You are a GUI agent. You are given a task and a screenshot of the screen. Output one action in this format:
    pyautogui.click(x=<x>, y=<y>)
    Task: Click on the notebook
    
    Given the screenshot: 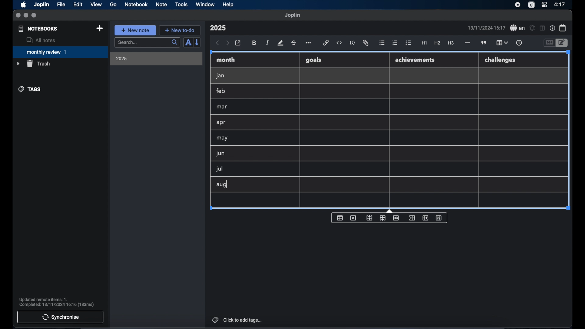 What is the action you would take?
    pyautogui.click(x=136, y=5)
    